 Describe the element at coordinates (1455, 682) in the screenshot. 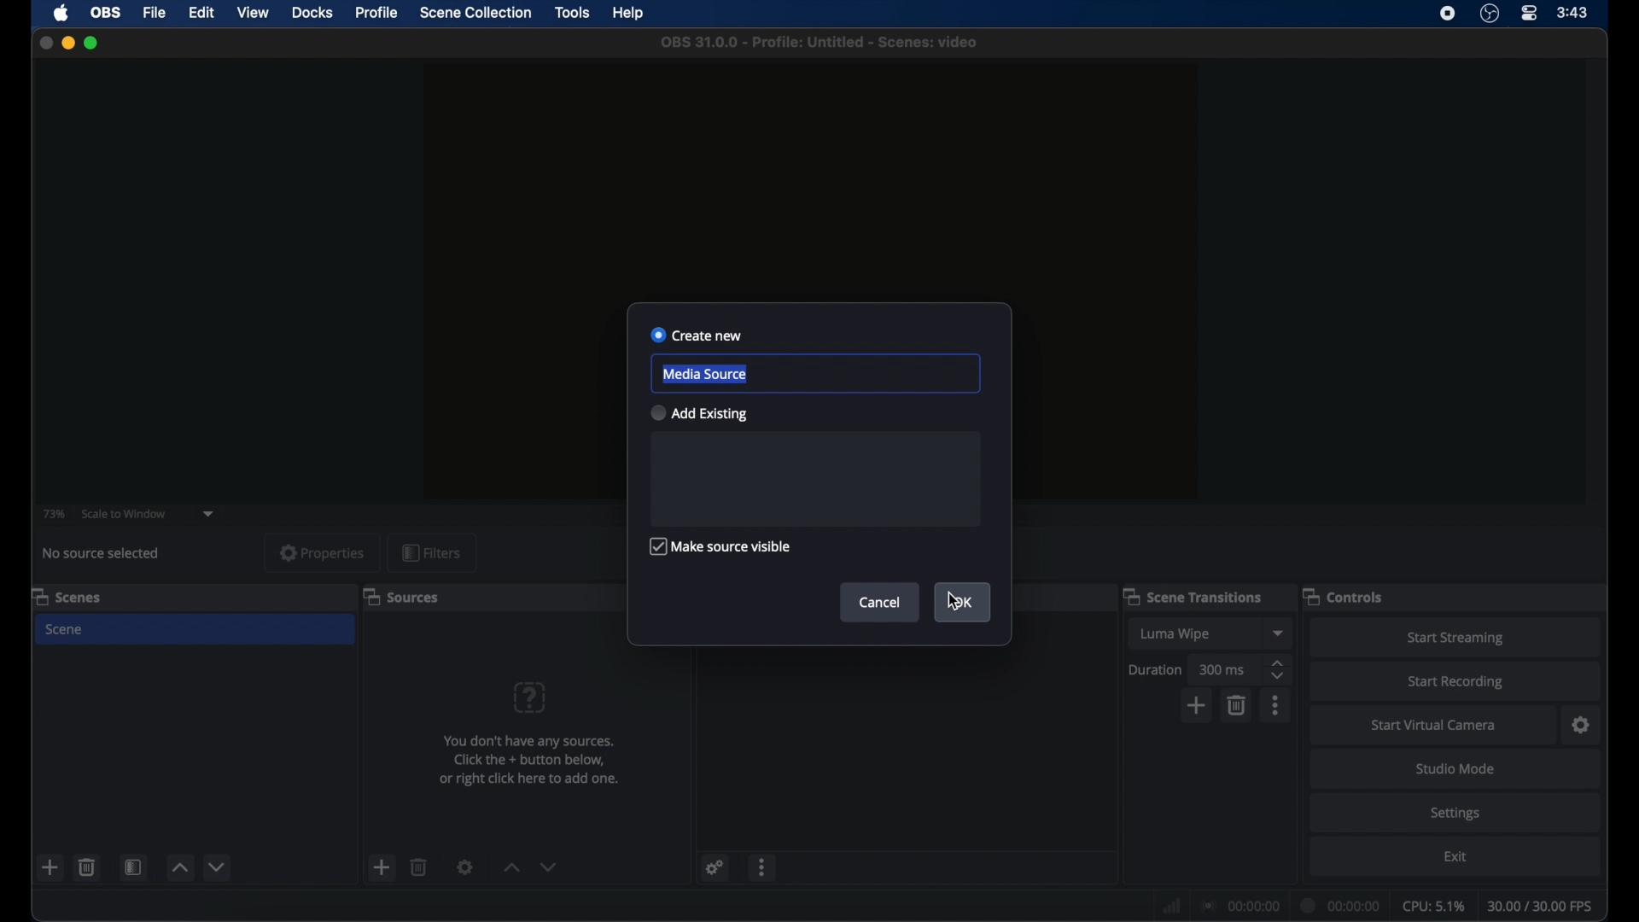

I see `start recording` at that location.